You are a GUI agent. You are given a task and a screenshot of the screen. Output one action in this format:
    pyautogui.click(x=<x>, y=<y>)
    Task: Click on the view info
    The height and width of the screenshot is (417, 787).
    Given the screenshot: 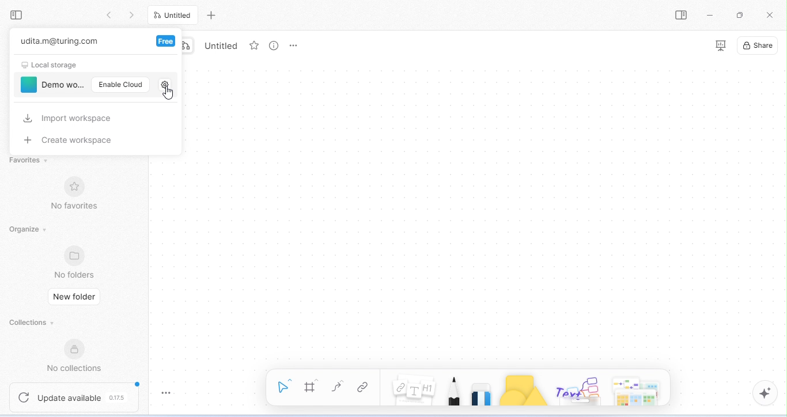 What is the action you would take?
    pyautogui.click(x=277, y=46)
    